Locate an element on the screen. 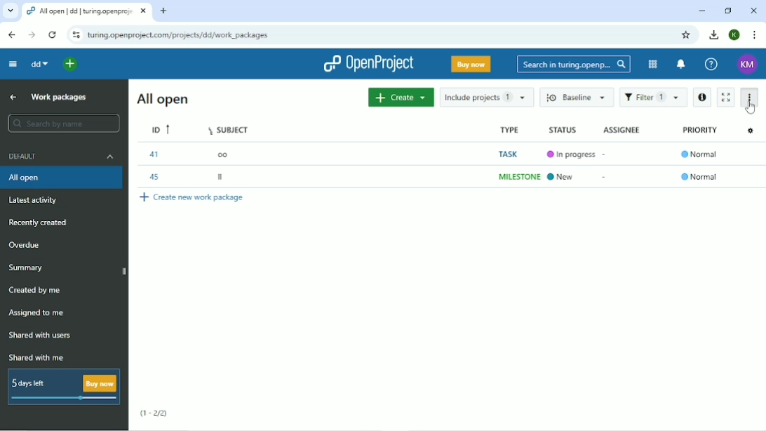 Image resolution: width=766 pixels, height=431 pixels. Account is located at coordinates (748, 65).